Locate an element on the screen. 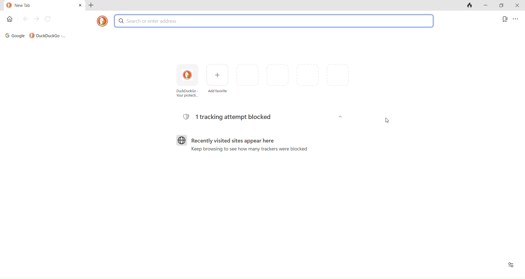  add favorite is located at coordinates (218, 82).